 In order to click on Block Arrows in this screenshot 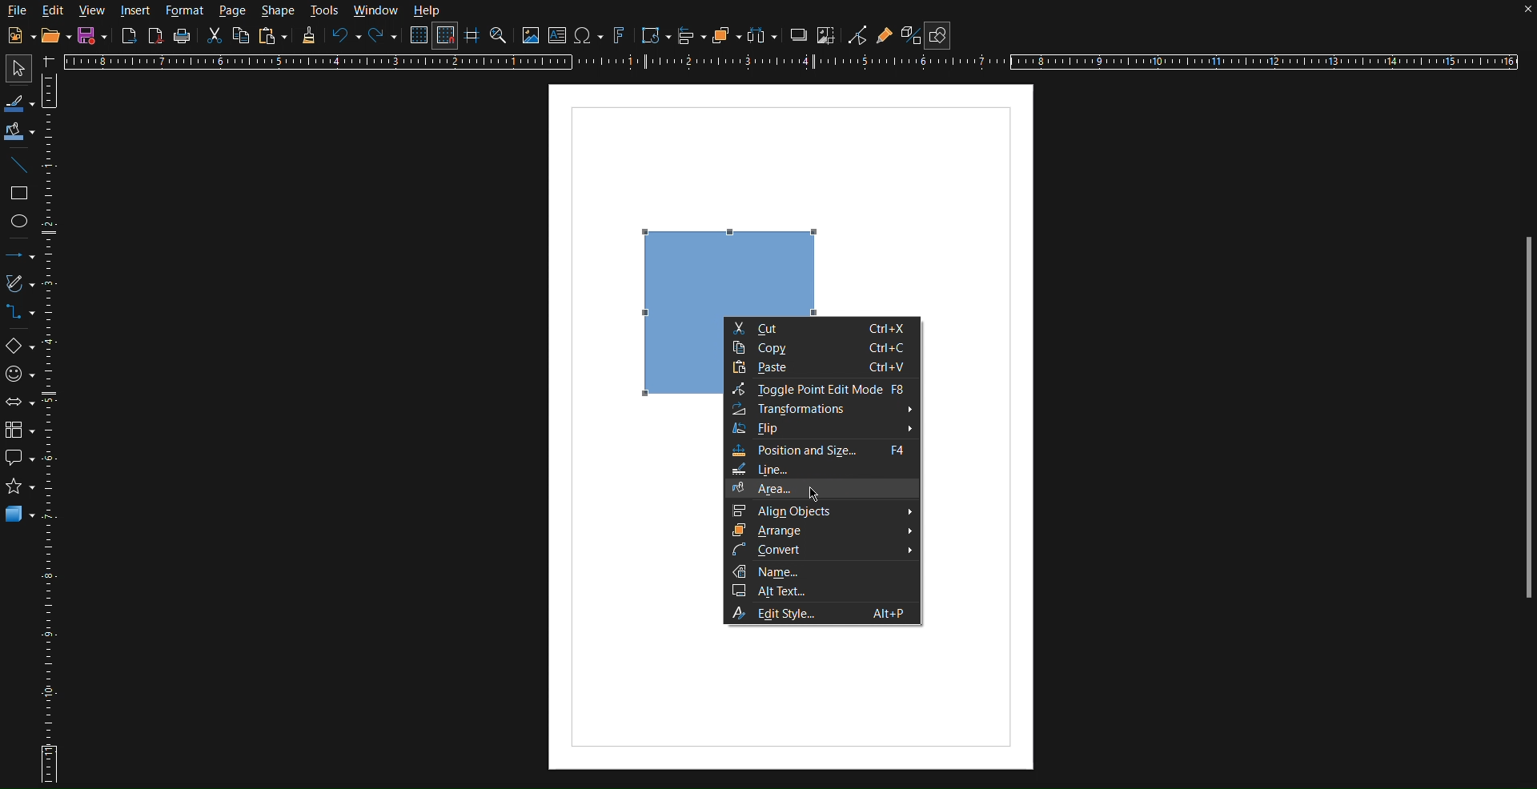, I will do `click(19, 403)`.